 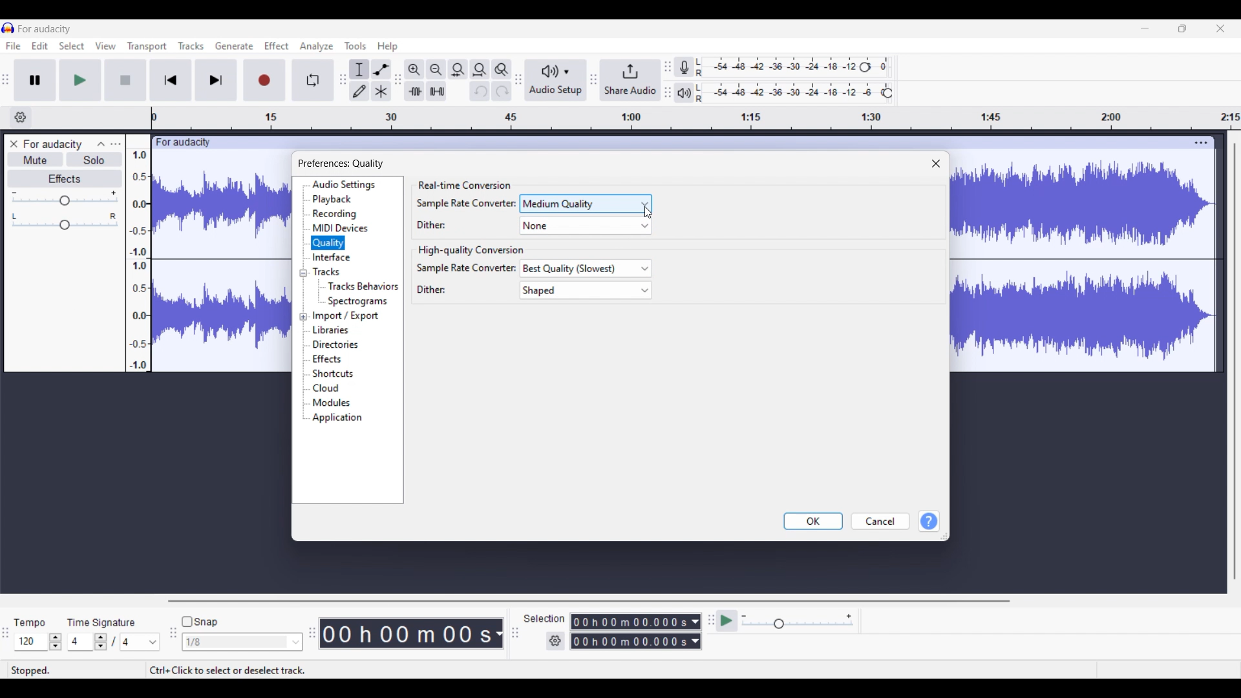 I want to click on Tracks behaviors, so click(x=363, y=286).